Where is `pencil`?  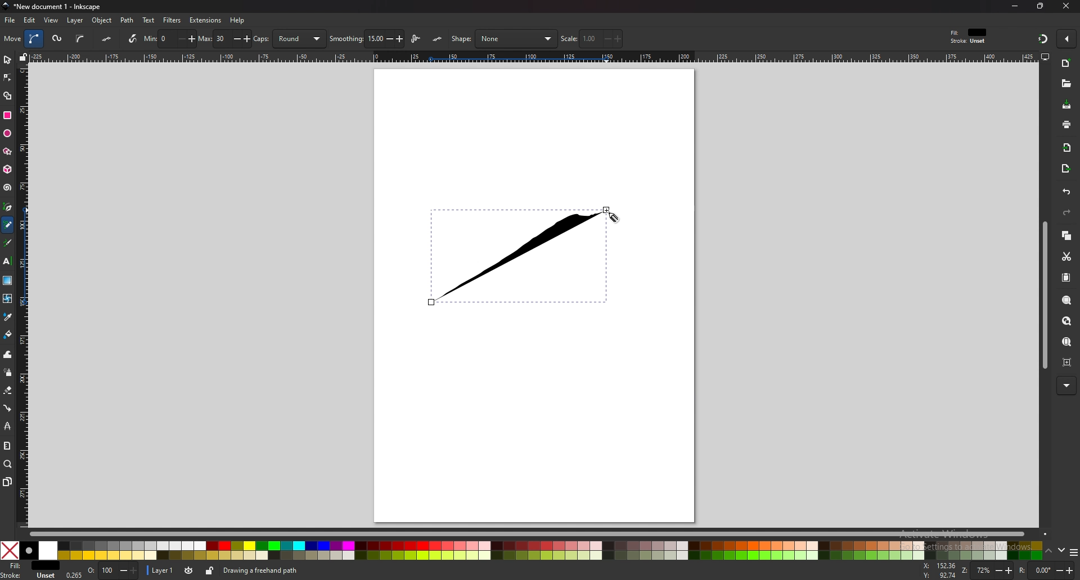
pencil is located at coordinates (7, 226).